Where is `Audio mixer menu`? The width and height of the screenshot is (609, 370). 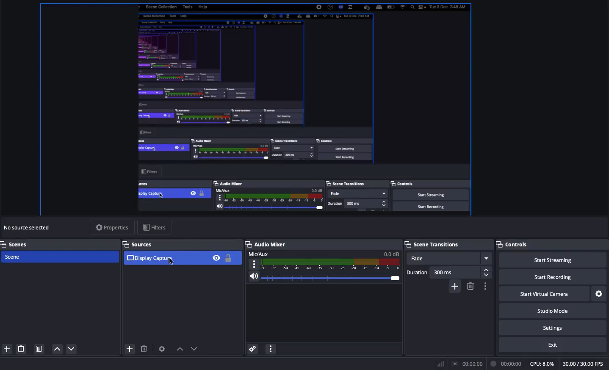 Audio mixer menu is located at coordinates (271, 348).